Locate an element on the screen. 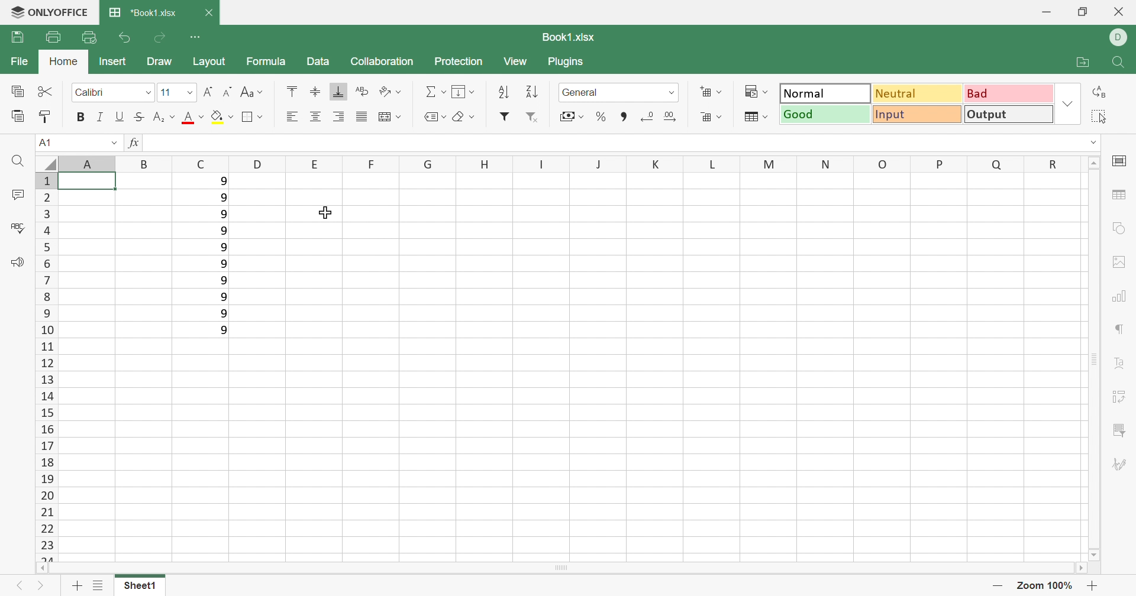  Collaboration is located at coordinates (384, 64).